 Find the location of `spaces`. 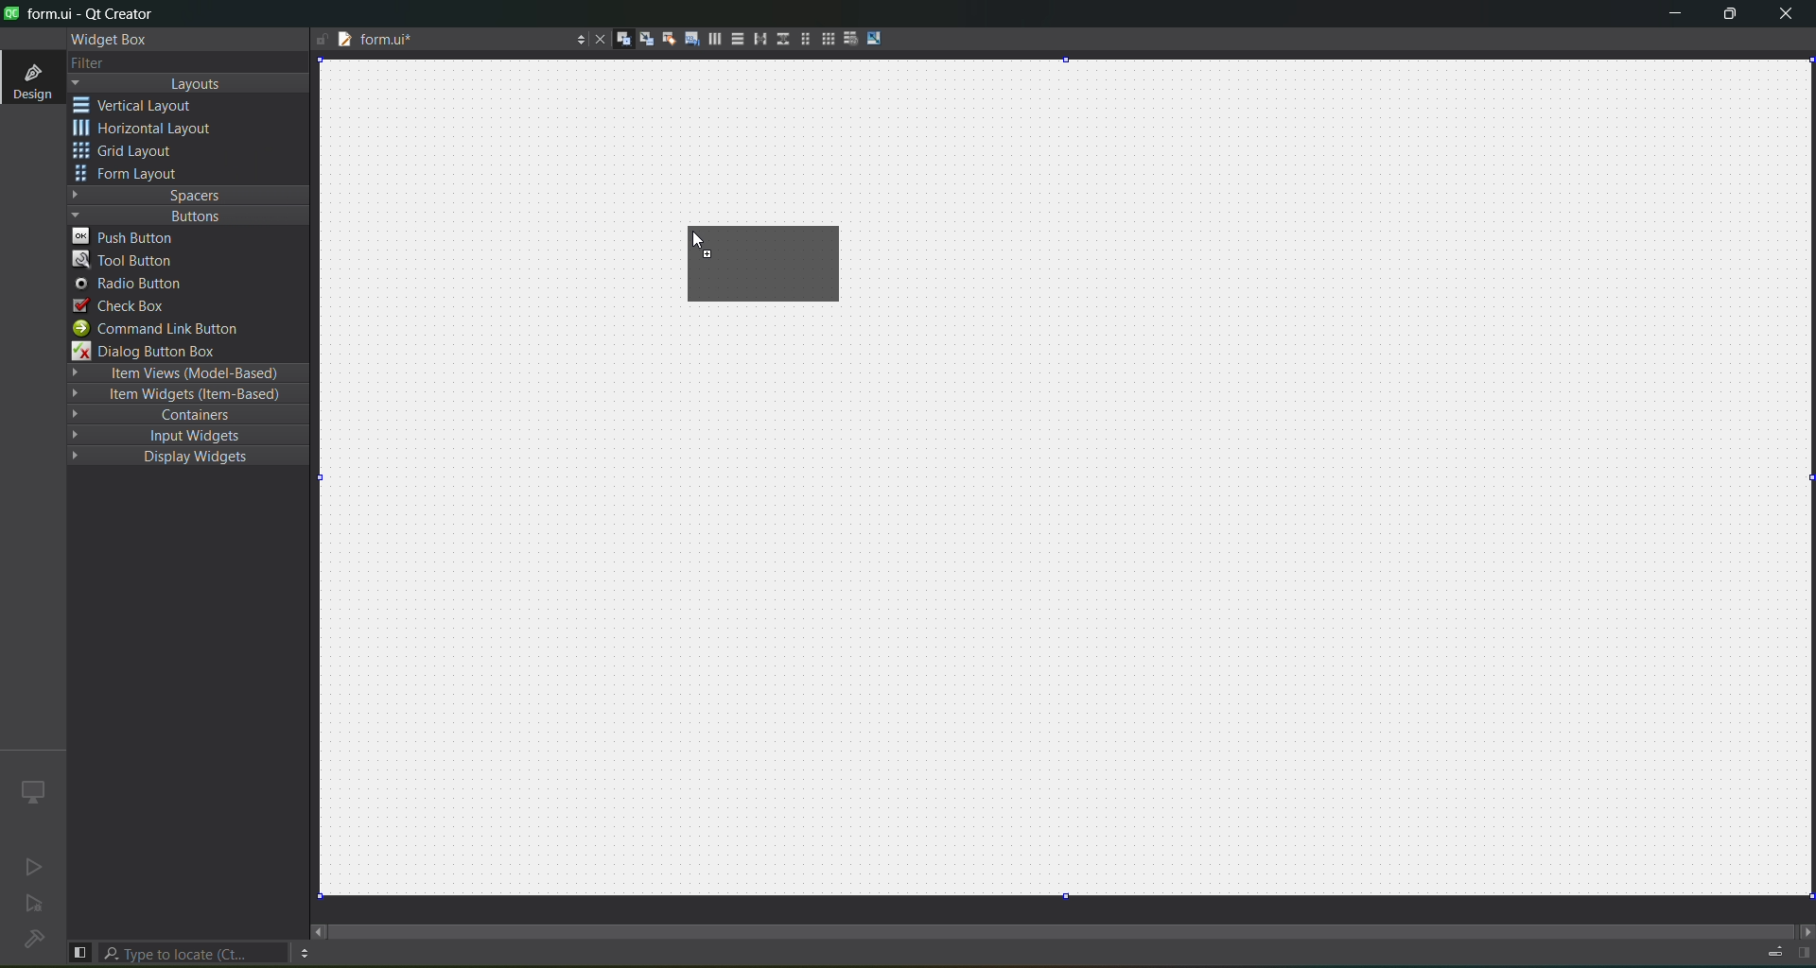

spaces is located at coordinates (189, 194).